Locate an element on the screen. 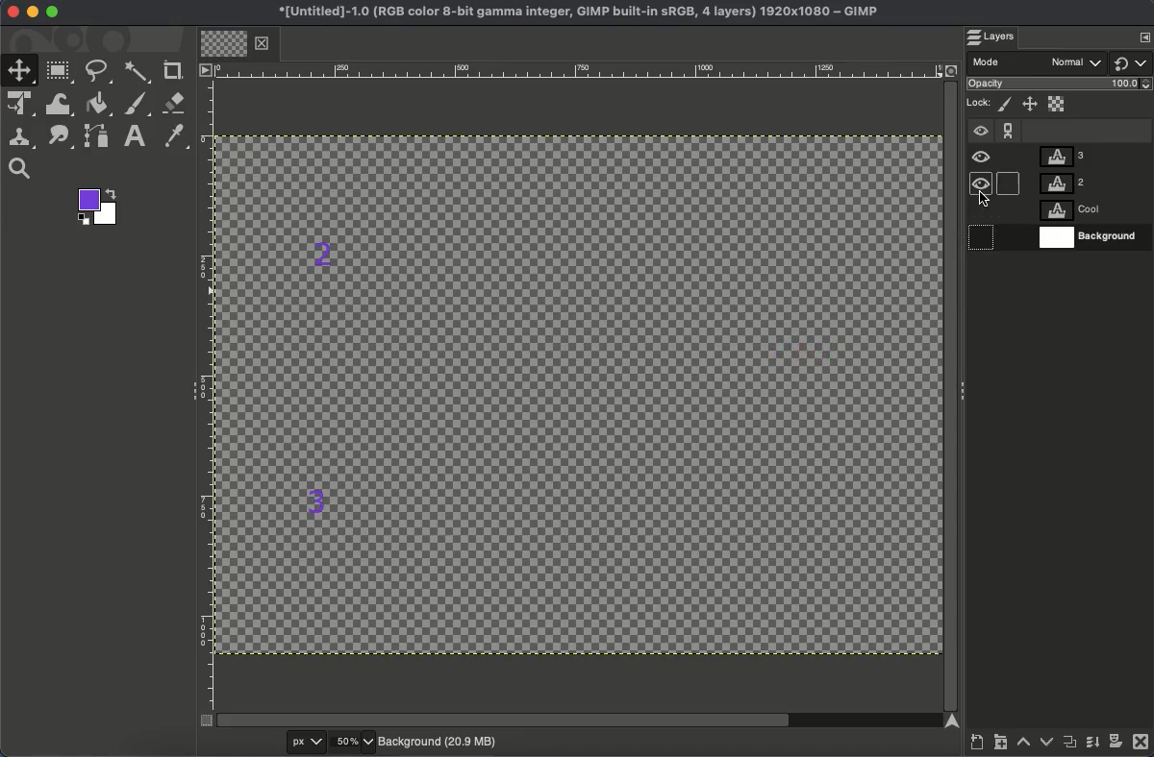  Opacity is located at coordinates (1062, 85).